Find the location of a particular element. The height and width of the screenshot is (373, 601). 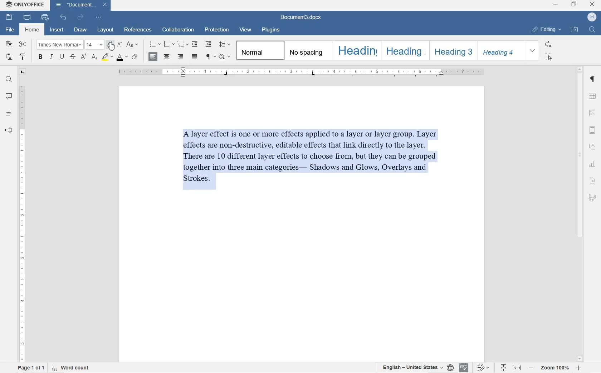

IMAGE is located at coordinates (593, 114).